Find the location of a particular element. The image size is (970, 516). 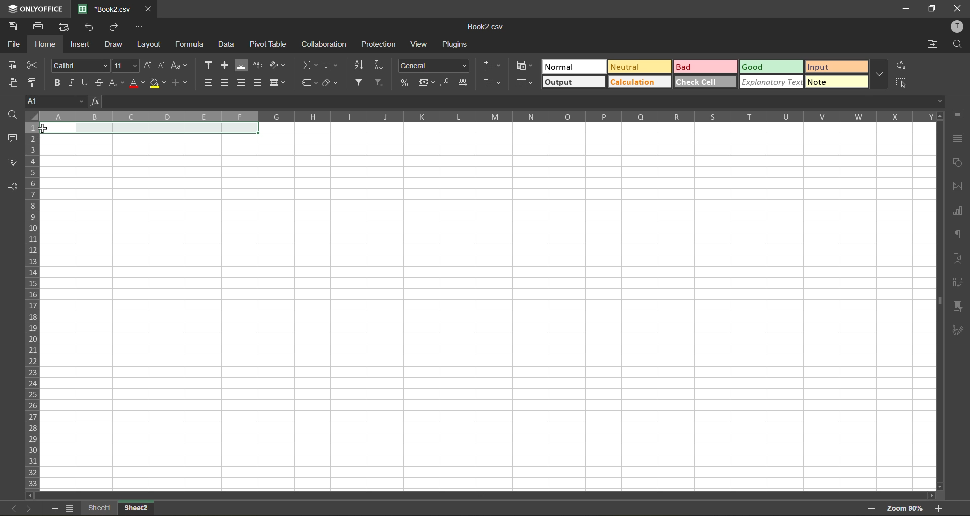

sort ascending is located at coordinates (358, 65).